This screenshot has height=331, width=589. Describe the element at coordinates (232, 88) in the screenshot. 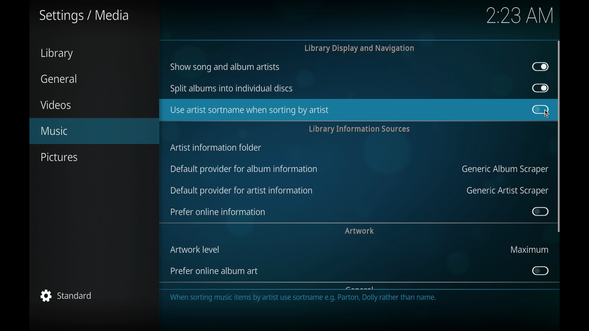

I see `split albums into individual discs` at that location.